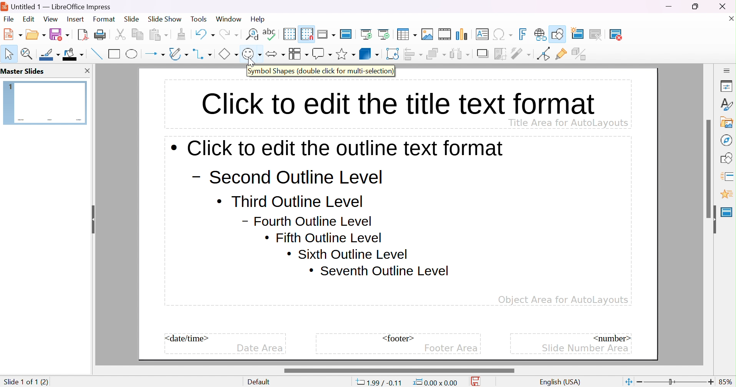 This screenshot has height=387, width=736. What do you see at coordinates (428, 34) in the screenshot?
I see `insert image` at bounding box center [428, 34].